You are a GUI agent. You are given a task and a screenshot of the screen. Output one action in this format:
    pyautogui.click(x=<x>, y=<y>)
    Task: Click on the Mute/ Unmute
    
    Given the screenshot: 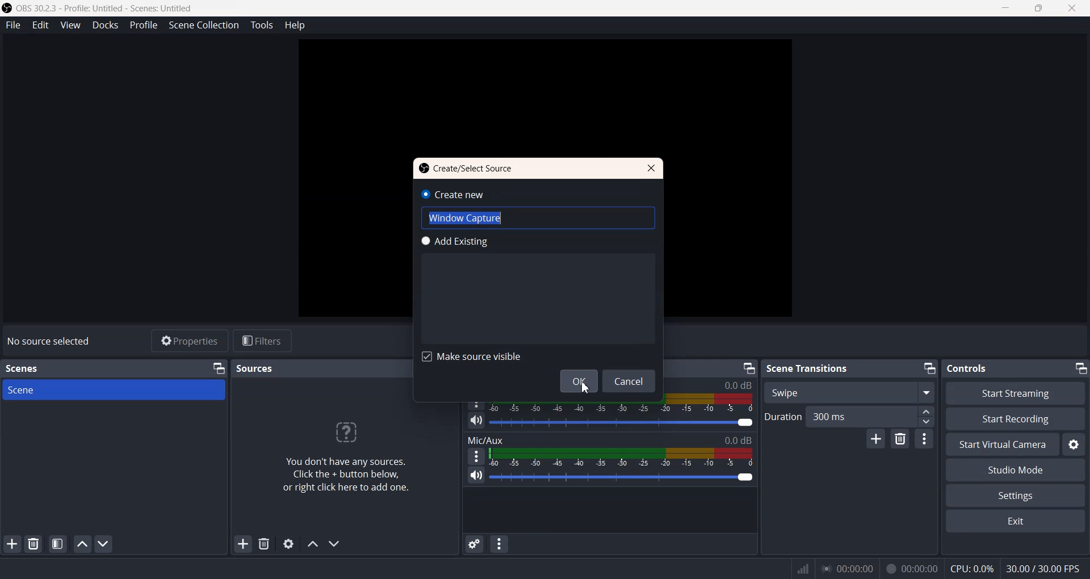 What is the action you would take?
    pyautogui.click(x=476, y=475)
    